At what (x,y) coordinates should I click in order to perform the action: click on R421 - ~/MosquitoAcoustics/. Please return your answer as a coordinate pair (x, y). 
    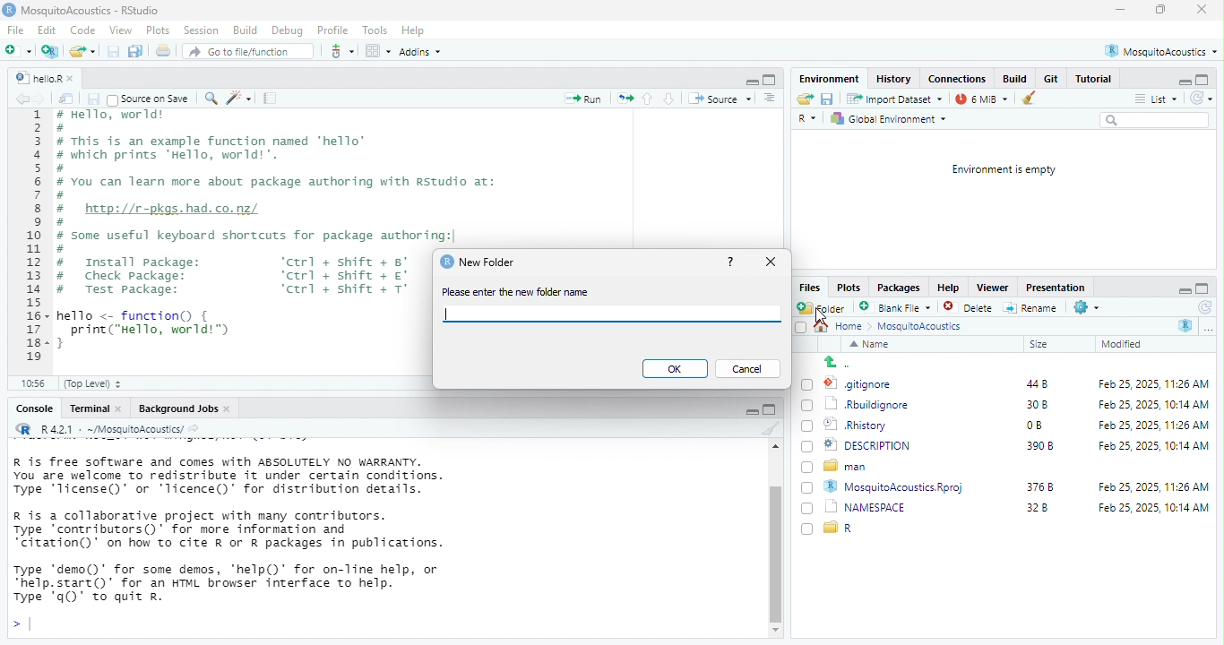
    Looking at the image, I should click on (121, 428).